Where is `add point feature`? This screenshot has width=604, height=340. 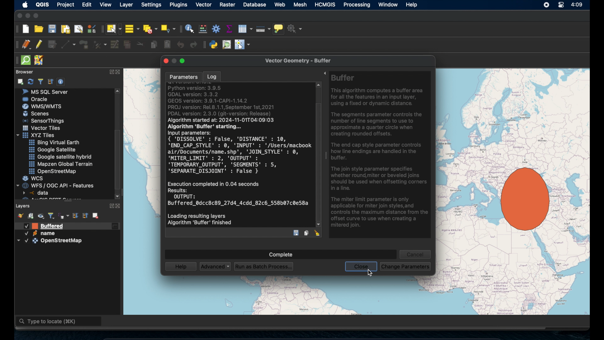 add point feature is located at coordinates (84, 44).